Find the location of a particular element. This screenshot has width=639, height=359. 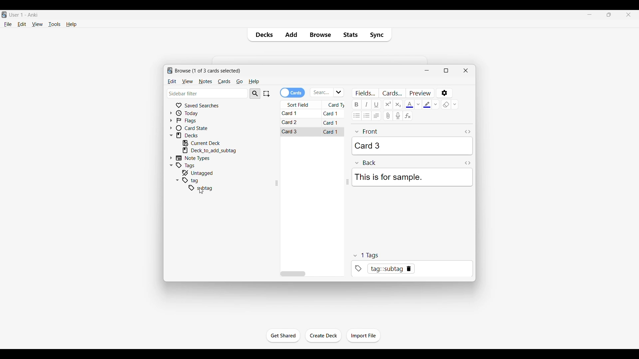

Toggle HTML editor is located at coordinates (468, 132).